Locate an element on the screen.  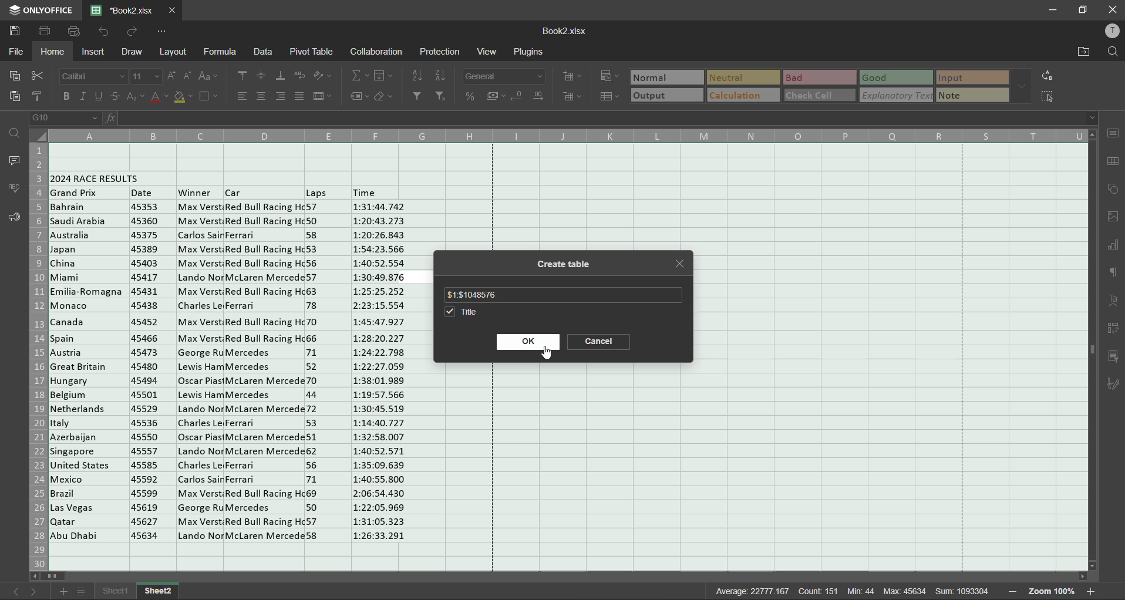
spellcheck is located at coordinates (11, 188).